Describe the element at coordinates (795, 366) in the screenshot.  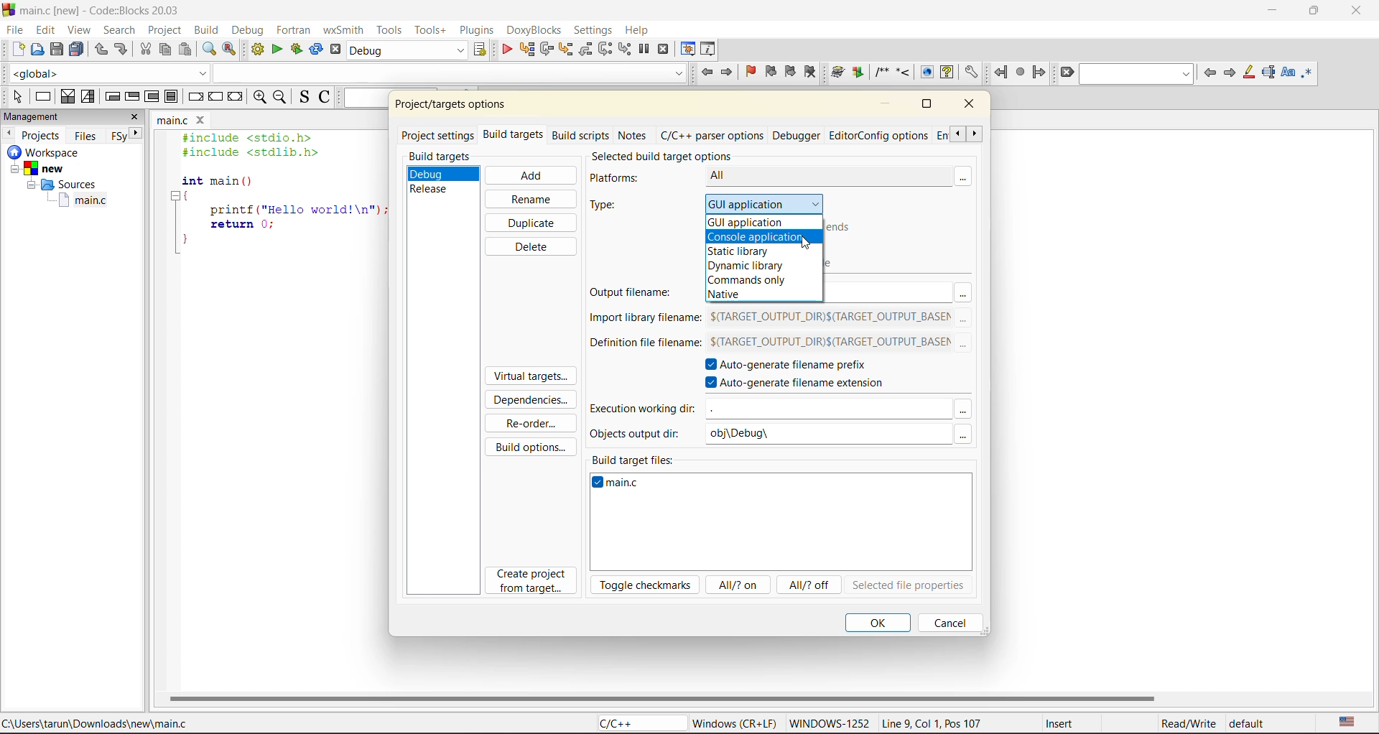
I see `autogenerate filename prefix` at that location.